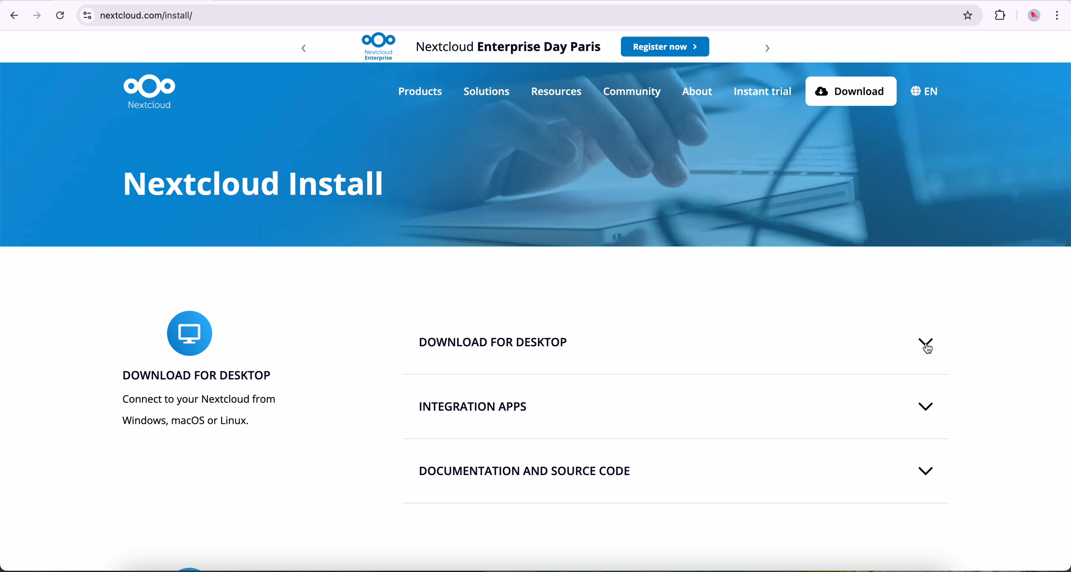 The width and height of the screenshot is (1071, 572). Describe the element at coordinates (486, 91) in the screenshot. I see `solutions` at that location.